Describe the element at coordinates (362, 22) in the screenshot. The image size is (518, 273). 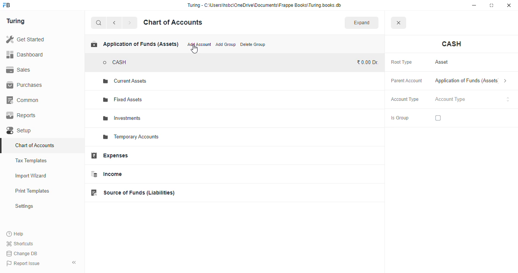
I see `expand` at that location.